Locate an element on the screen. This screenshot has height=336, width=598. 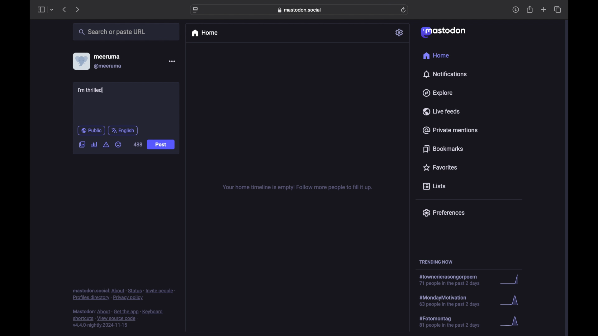
display picture is located at coordinates (81, 61).